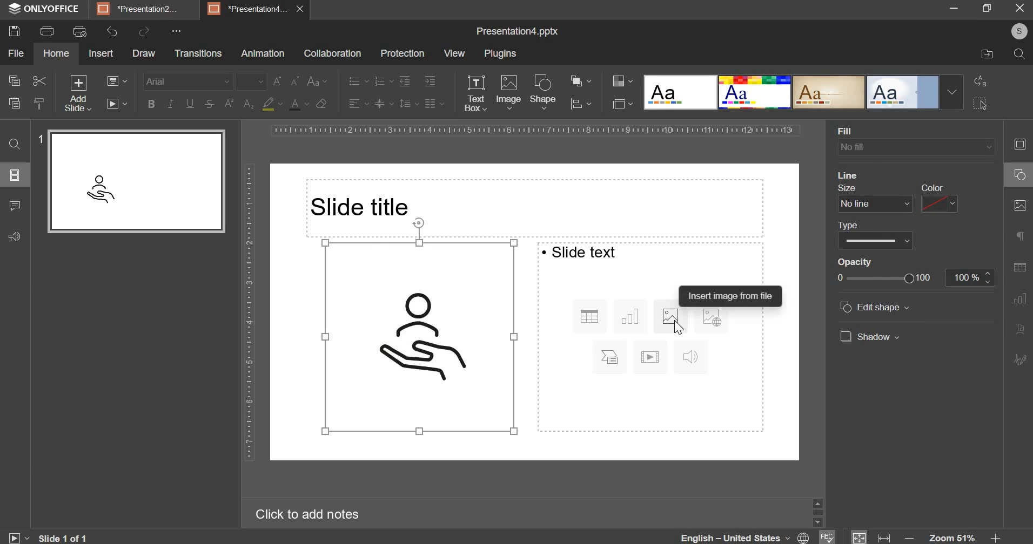  Describe the element at coordinates (209, 105) in the screenshot. I see `strikethrough` at that location.